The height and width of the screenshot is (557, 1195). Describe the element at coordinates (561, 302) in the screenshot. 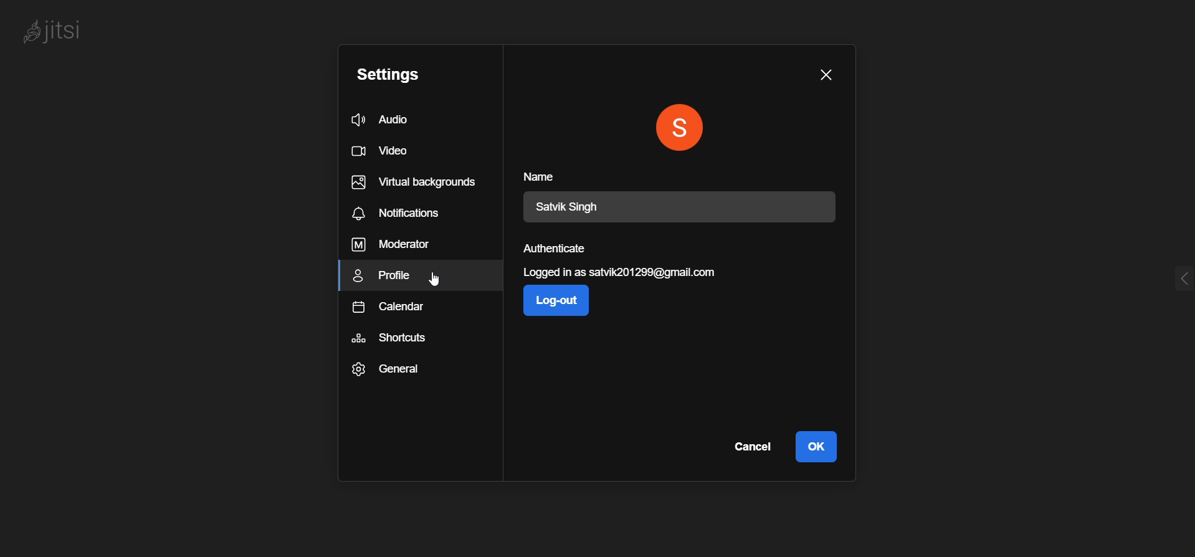

I see `logout` at that location.